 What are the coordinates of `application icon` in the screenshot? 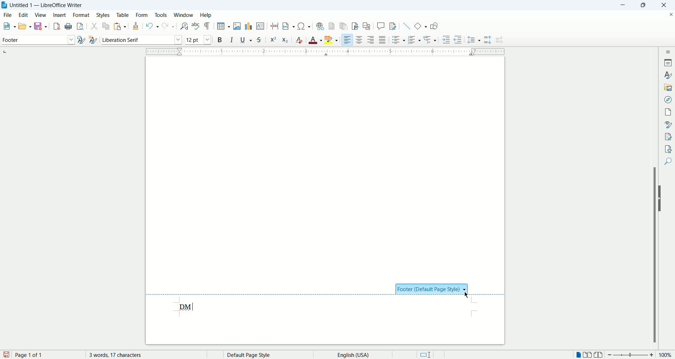 It's located at (5, 5).